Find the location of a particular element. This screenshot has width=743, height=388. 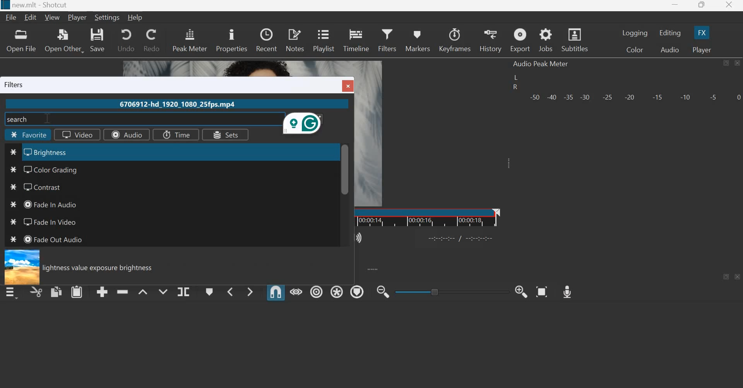

timeline is located at coordinates (357, 39).